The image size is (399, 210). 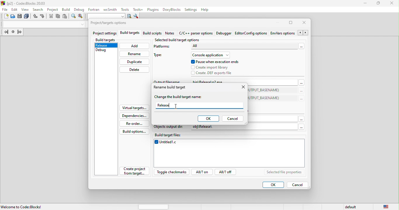 What do you see at coordinates (365, 3) in the screenshot?
I see `minimize` at bounding box center [365, 3].